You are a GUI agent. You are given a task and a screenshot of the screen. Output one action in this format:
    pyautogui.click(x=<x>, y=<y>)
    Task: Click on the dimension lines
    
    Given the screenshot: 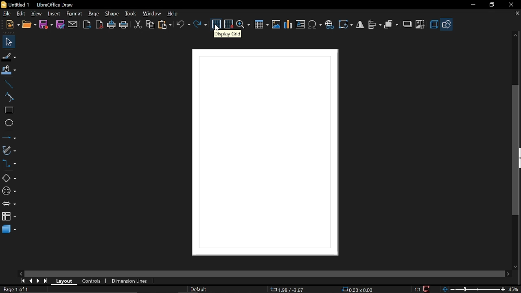 What is the action you would take?
    pyautogui.click(x=131, y=281)
    